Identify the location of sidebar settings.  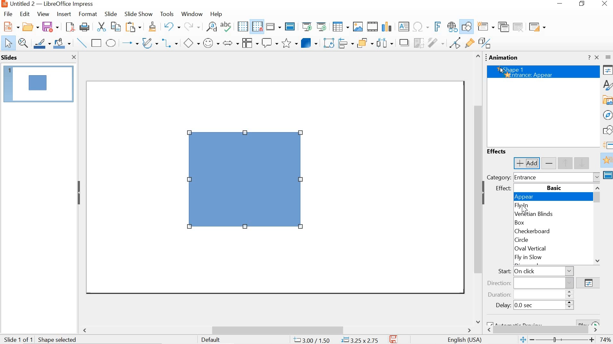
(608, 57).